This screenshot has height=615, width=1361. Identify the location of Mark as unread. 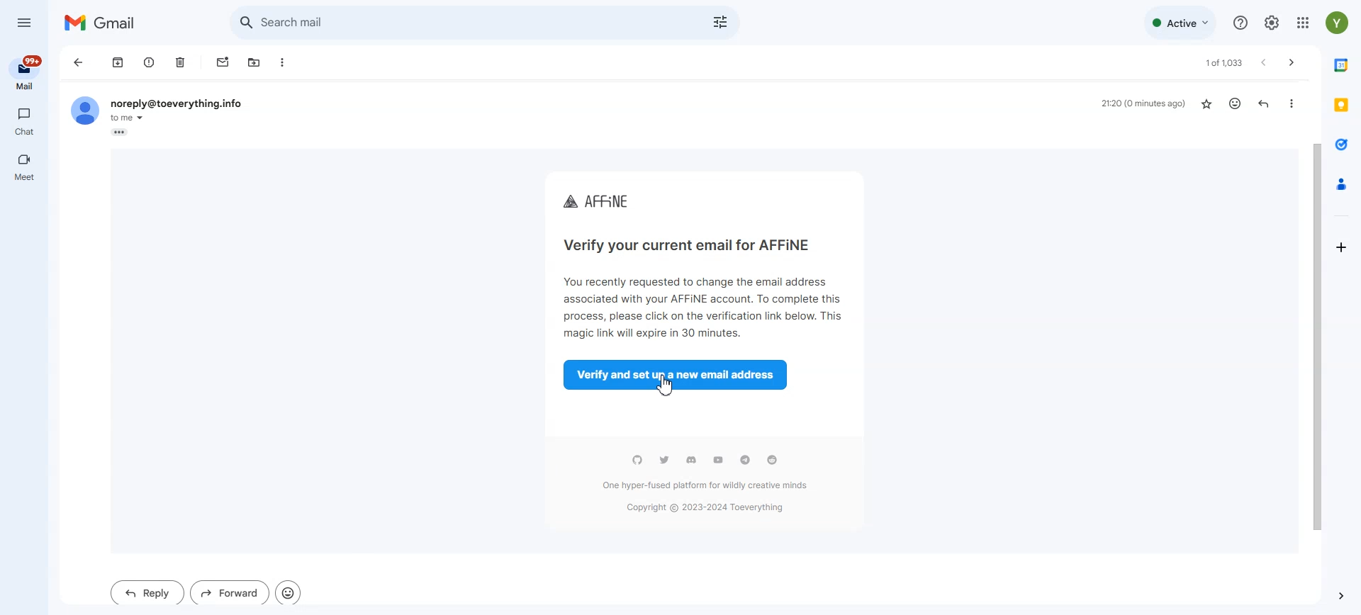
(222, 63).